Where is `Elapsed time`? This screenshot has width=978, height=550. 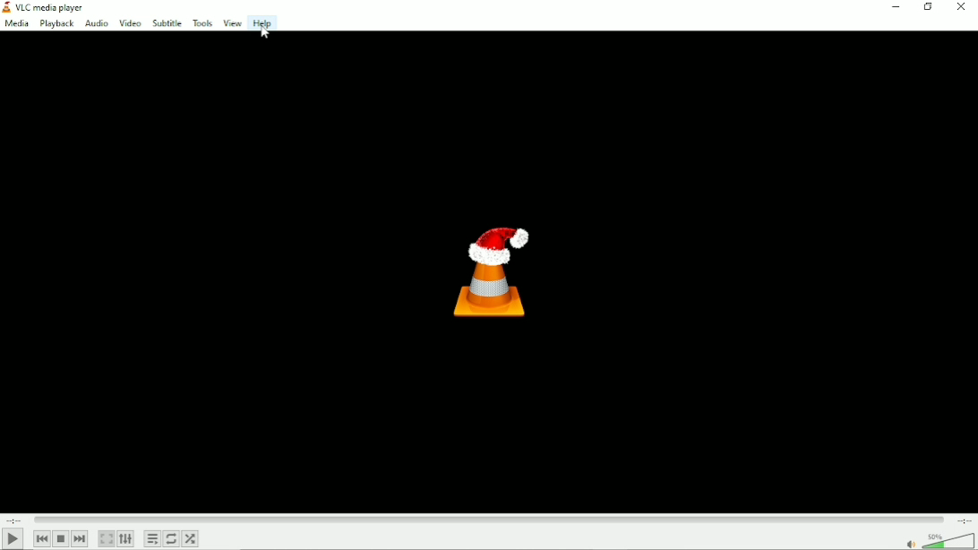
Elapsed time is located at coordinates (13, 520).